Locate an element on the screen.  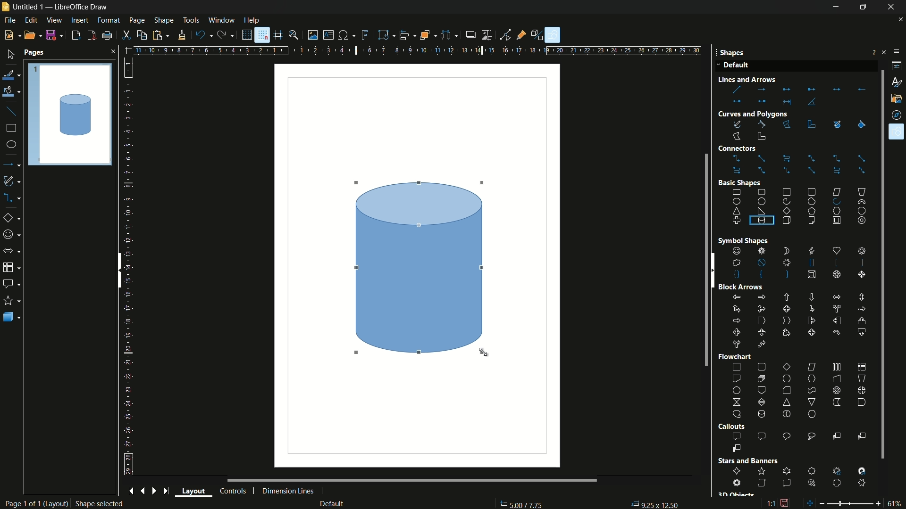
Resize Shape is located at coordinates (94, 504).